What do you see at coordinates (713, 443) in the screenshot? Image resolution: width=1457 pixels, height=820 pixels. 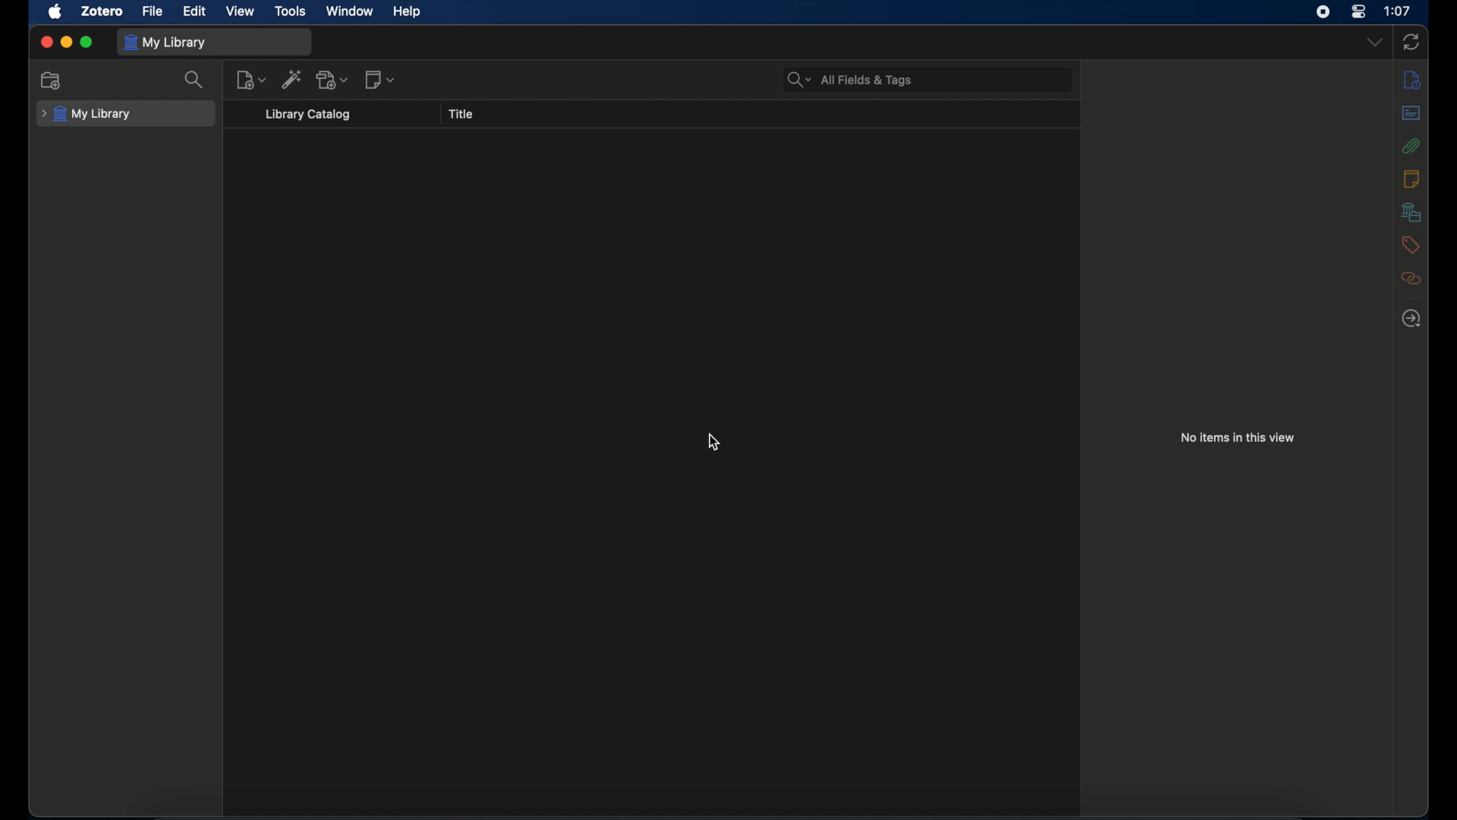 I see `cursor` at bounding box center [713, 443].